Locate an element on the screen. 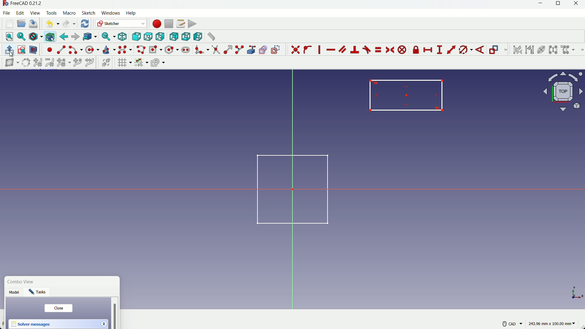  select associated geometry is located at coordinates (530, 50).